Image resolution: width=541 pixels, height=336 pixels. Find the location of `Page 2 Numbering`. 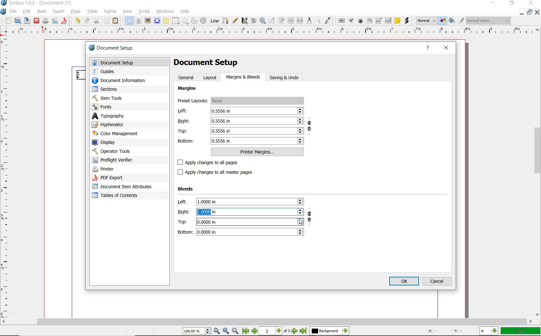

Page 2 Numbering is located at coordinates (80, 75).